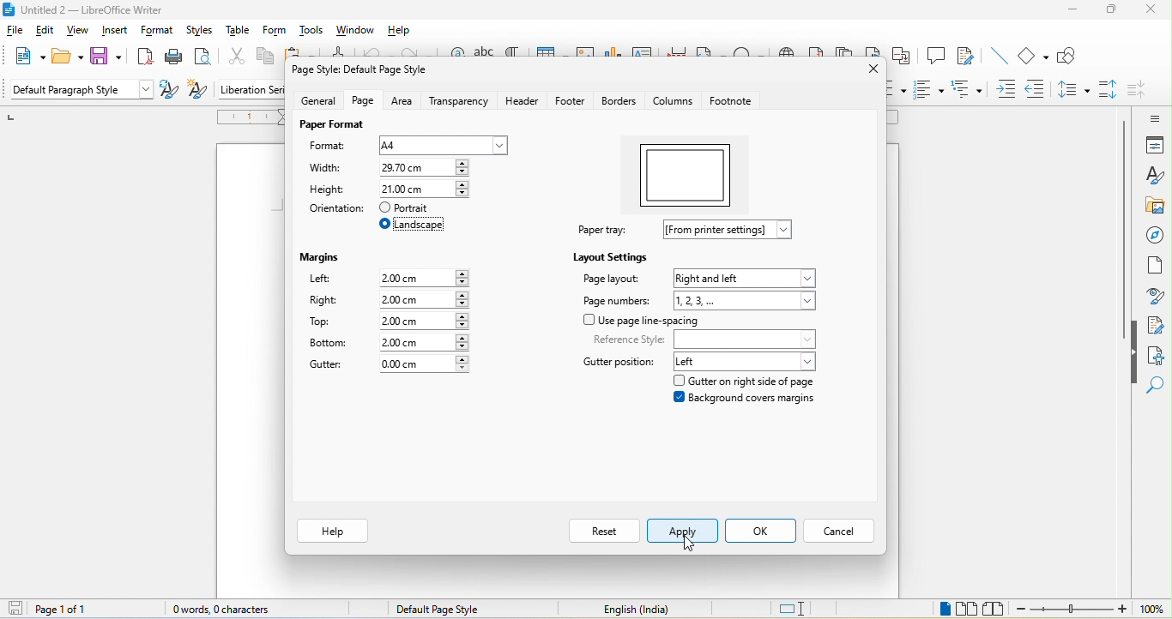  What do you see at coordinates (1008, 89) in the screenshot?
I see `increase indent` at bounding box center [1008, 89].